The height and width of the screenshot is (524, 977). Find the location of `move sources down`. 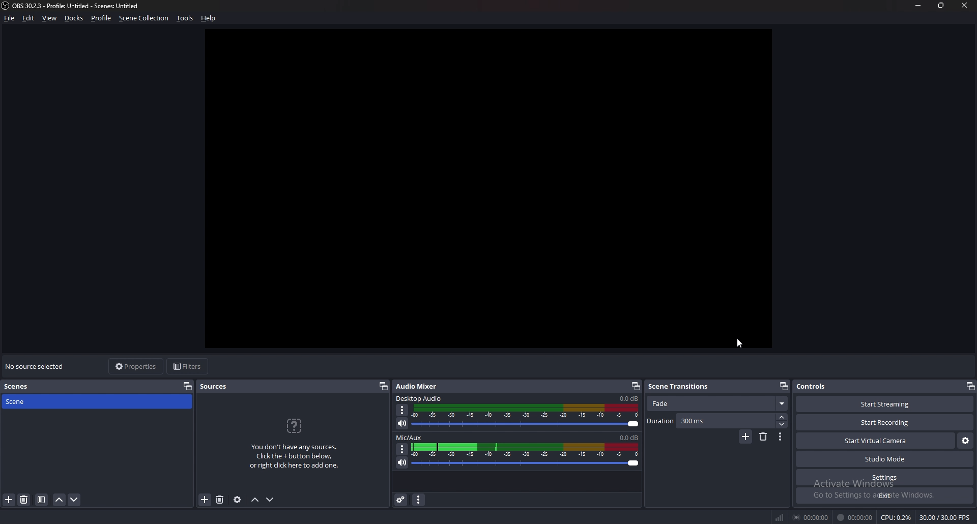

move sources down is located at coordinates (271, 500).